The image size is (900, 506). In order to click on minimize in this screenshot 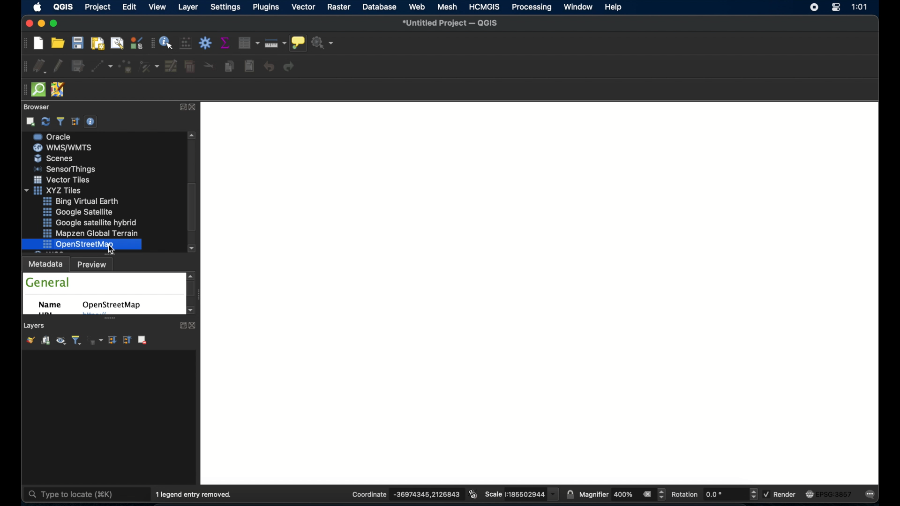, I will do `click(43, 23)`.